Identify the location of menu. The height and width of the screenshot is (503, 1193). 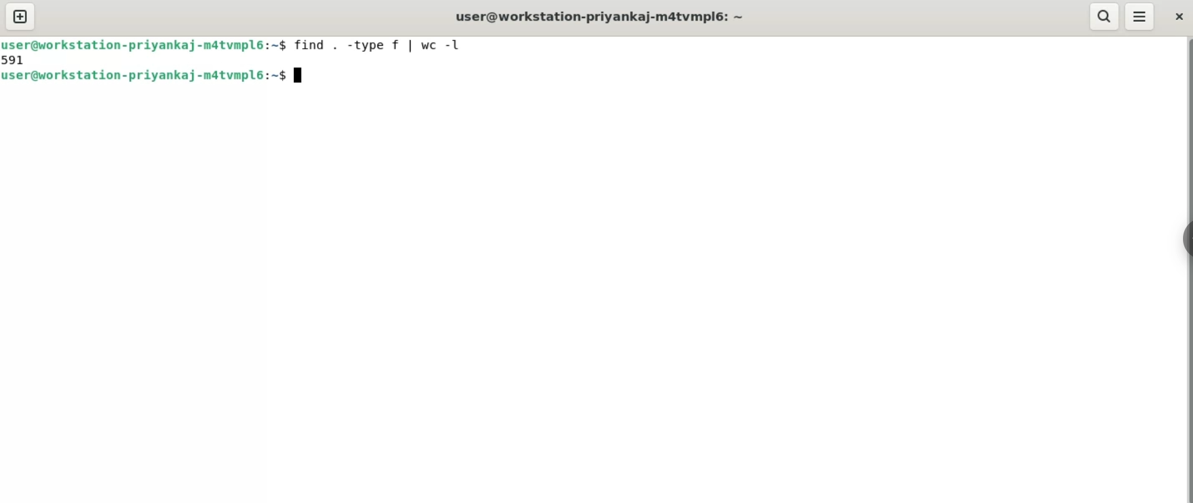
(1138, 16).